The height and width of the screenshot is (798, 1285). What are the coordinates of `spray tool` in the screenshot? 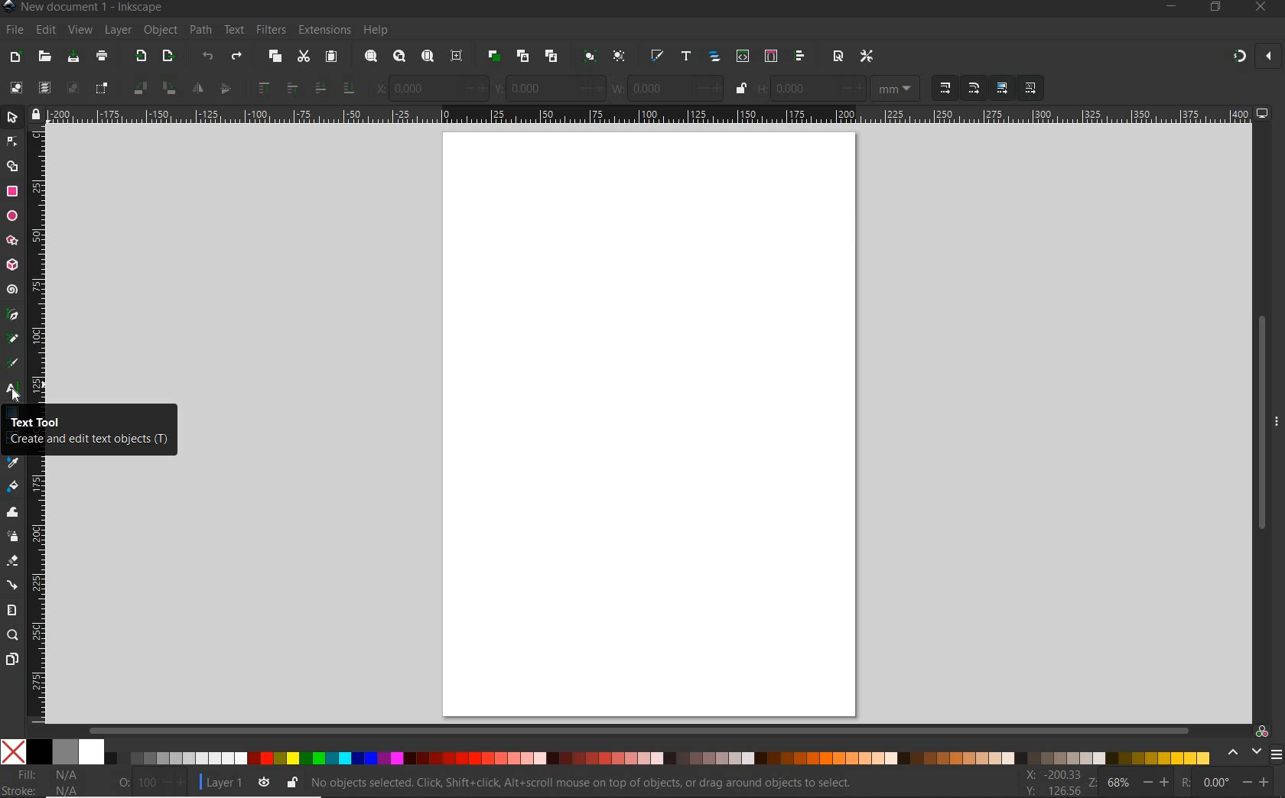 It's located at (12, 537).